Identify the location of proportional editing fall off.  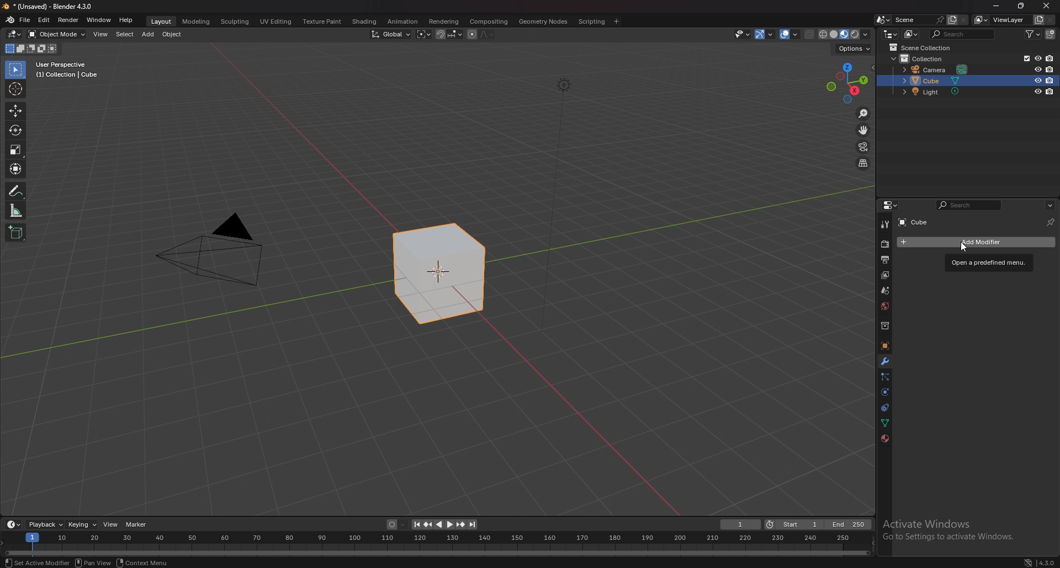
(487, 35).